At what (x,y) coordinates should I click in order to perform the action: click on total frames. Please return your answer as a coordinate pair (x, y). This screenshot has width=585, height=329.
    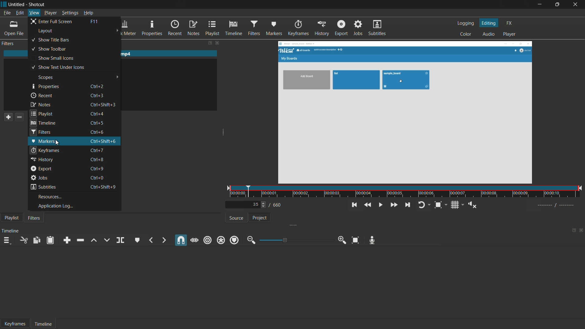
    Looking at the image, I should click on (278, 205).